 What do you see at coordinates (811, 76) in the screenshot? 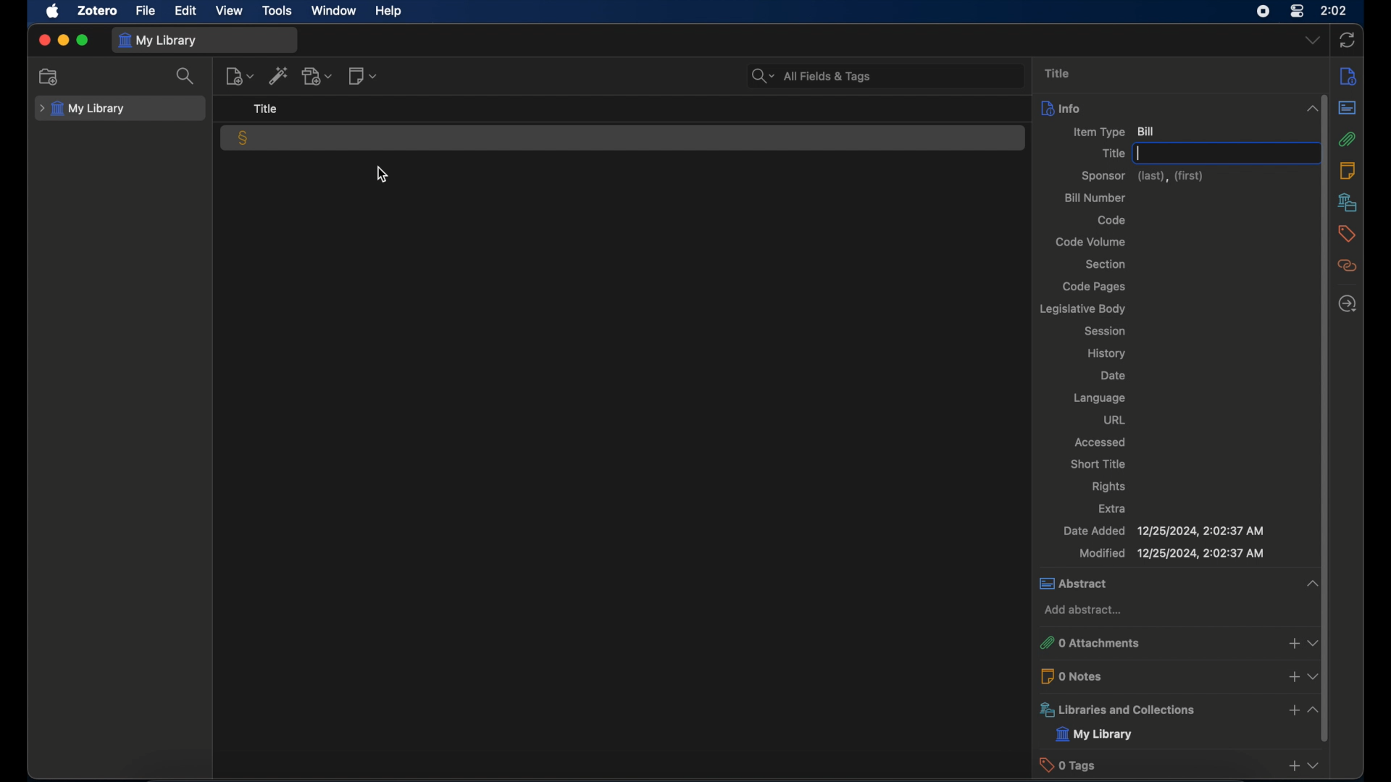
I see `search` at bounding box center [811, 76].